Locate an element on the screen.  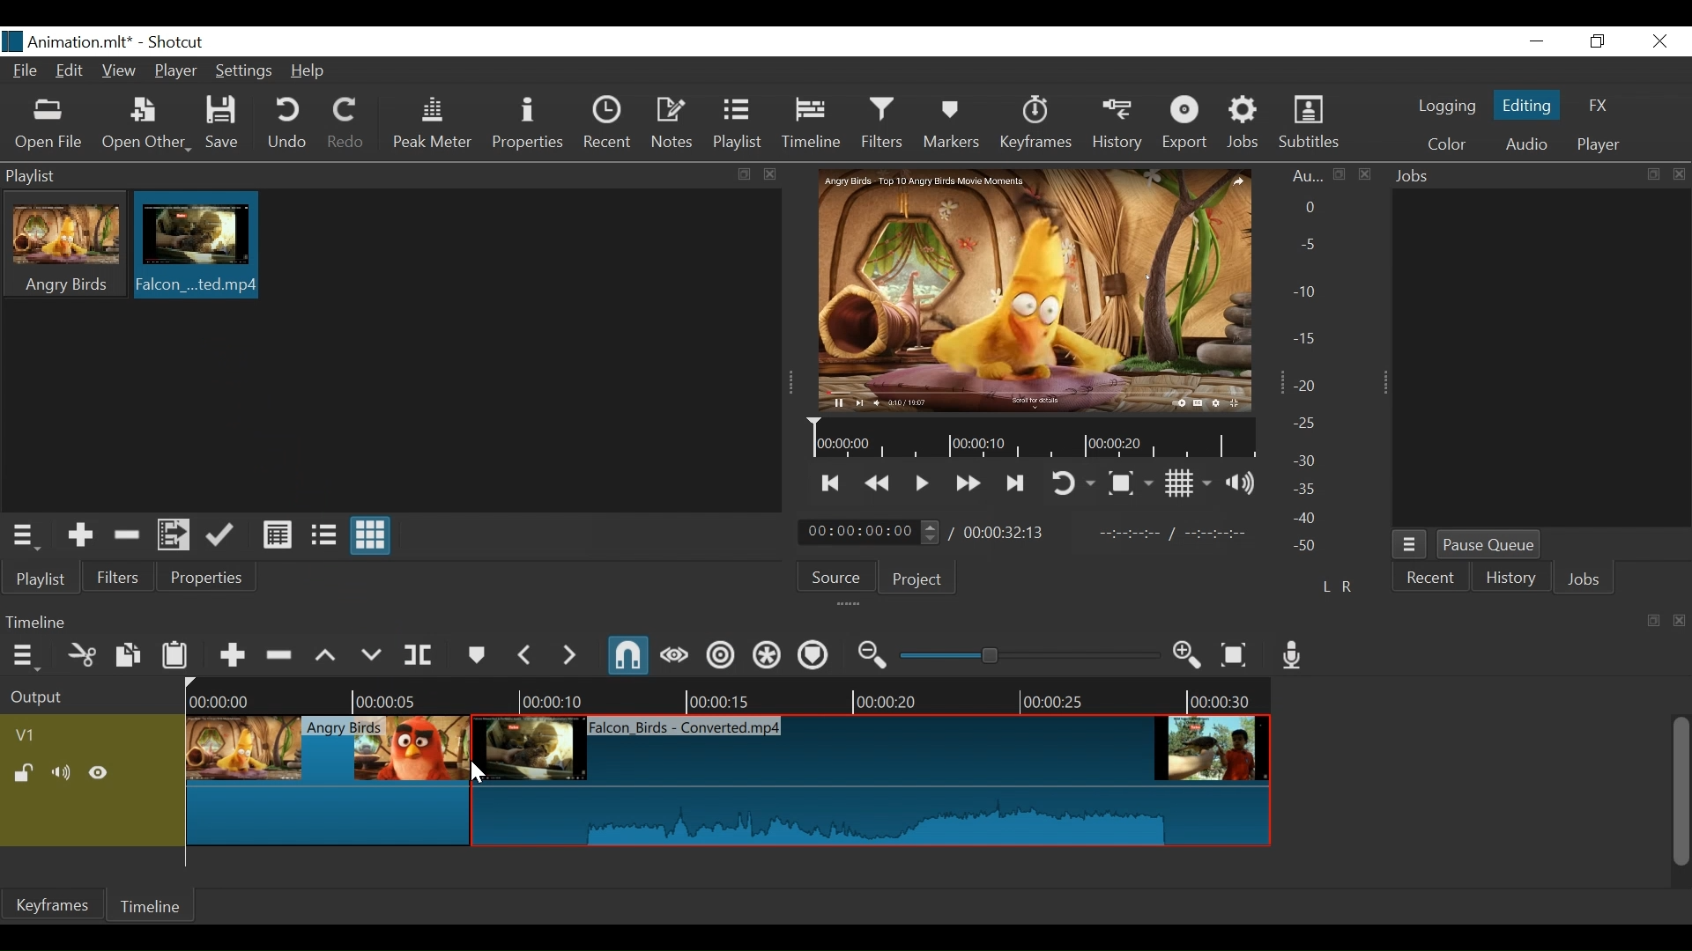
Scrub while dragging is located at coordinates (674, 656).